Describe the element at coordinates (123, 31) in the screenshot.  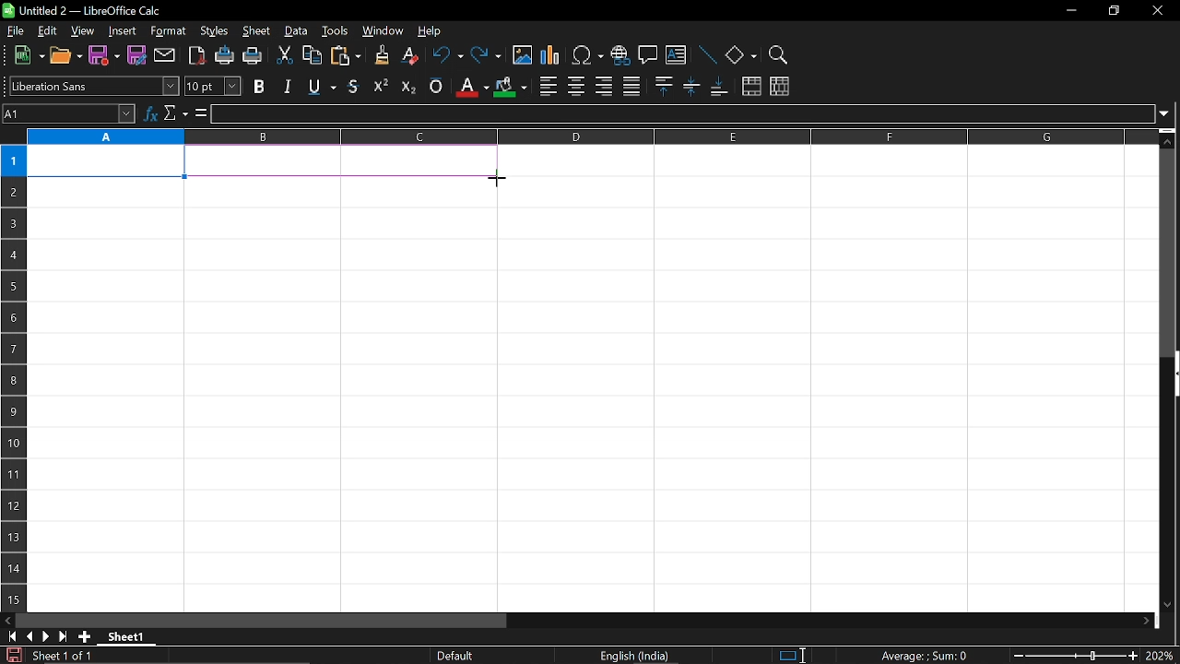
I see `insert` at that location.